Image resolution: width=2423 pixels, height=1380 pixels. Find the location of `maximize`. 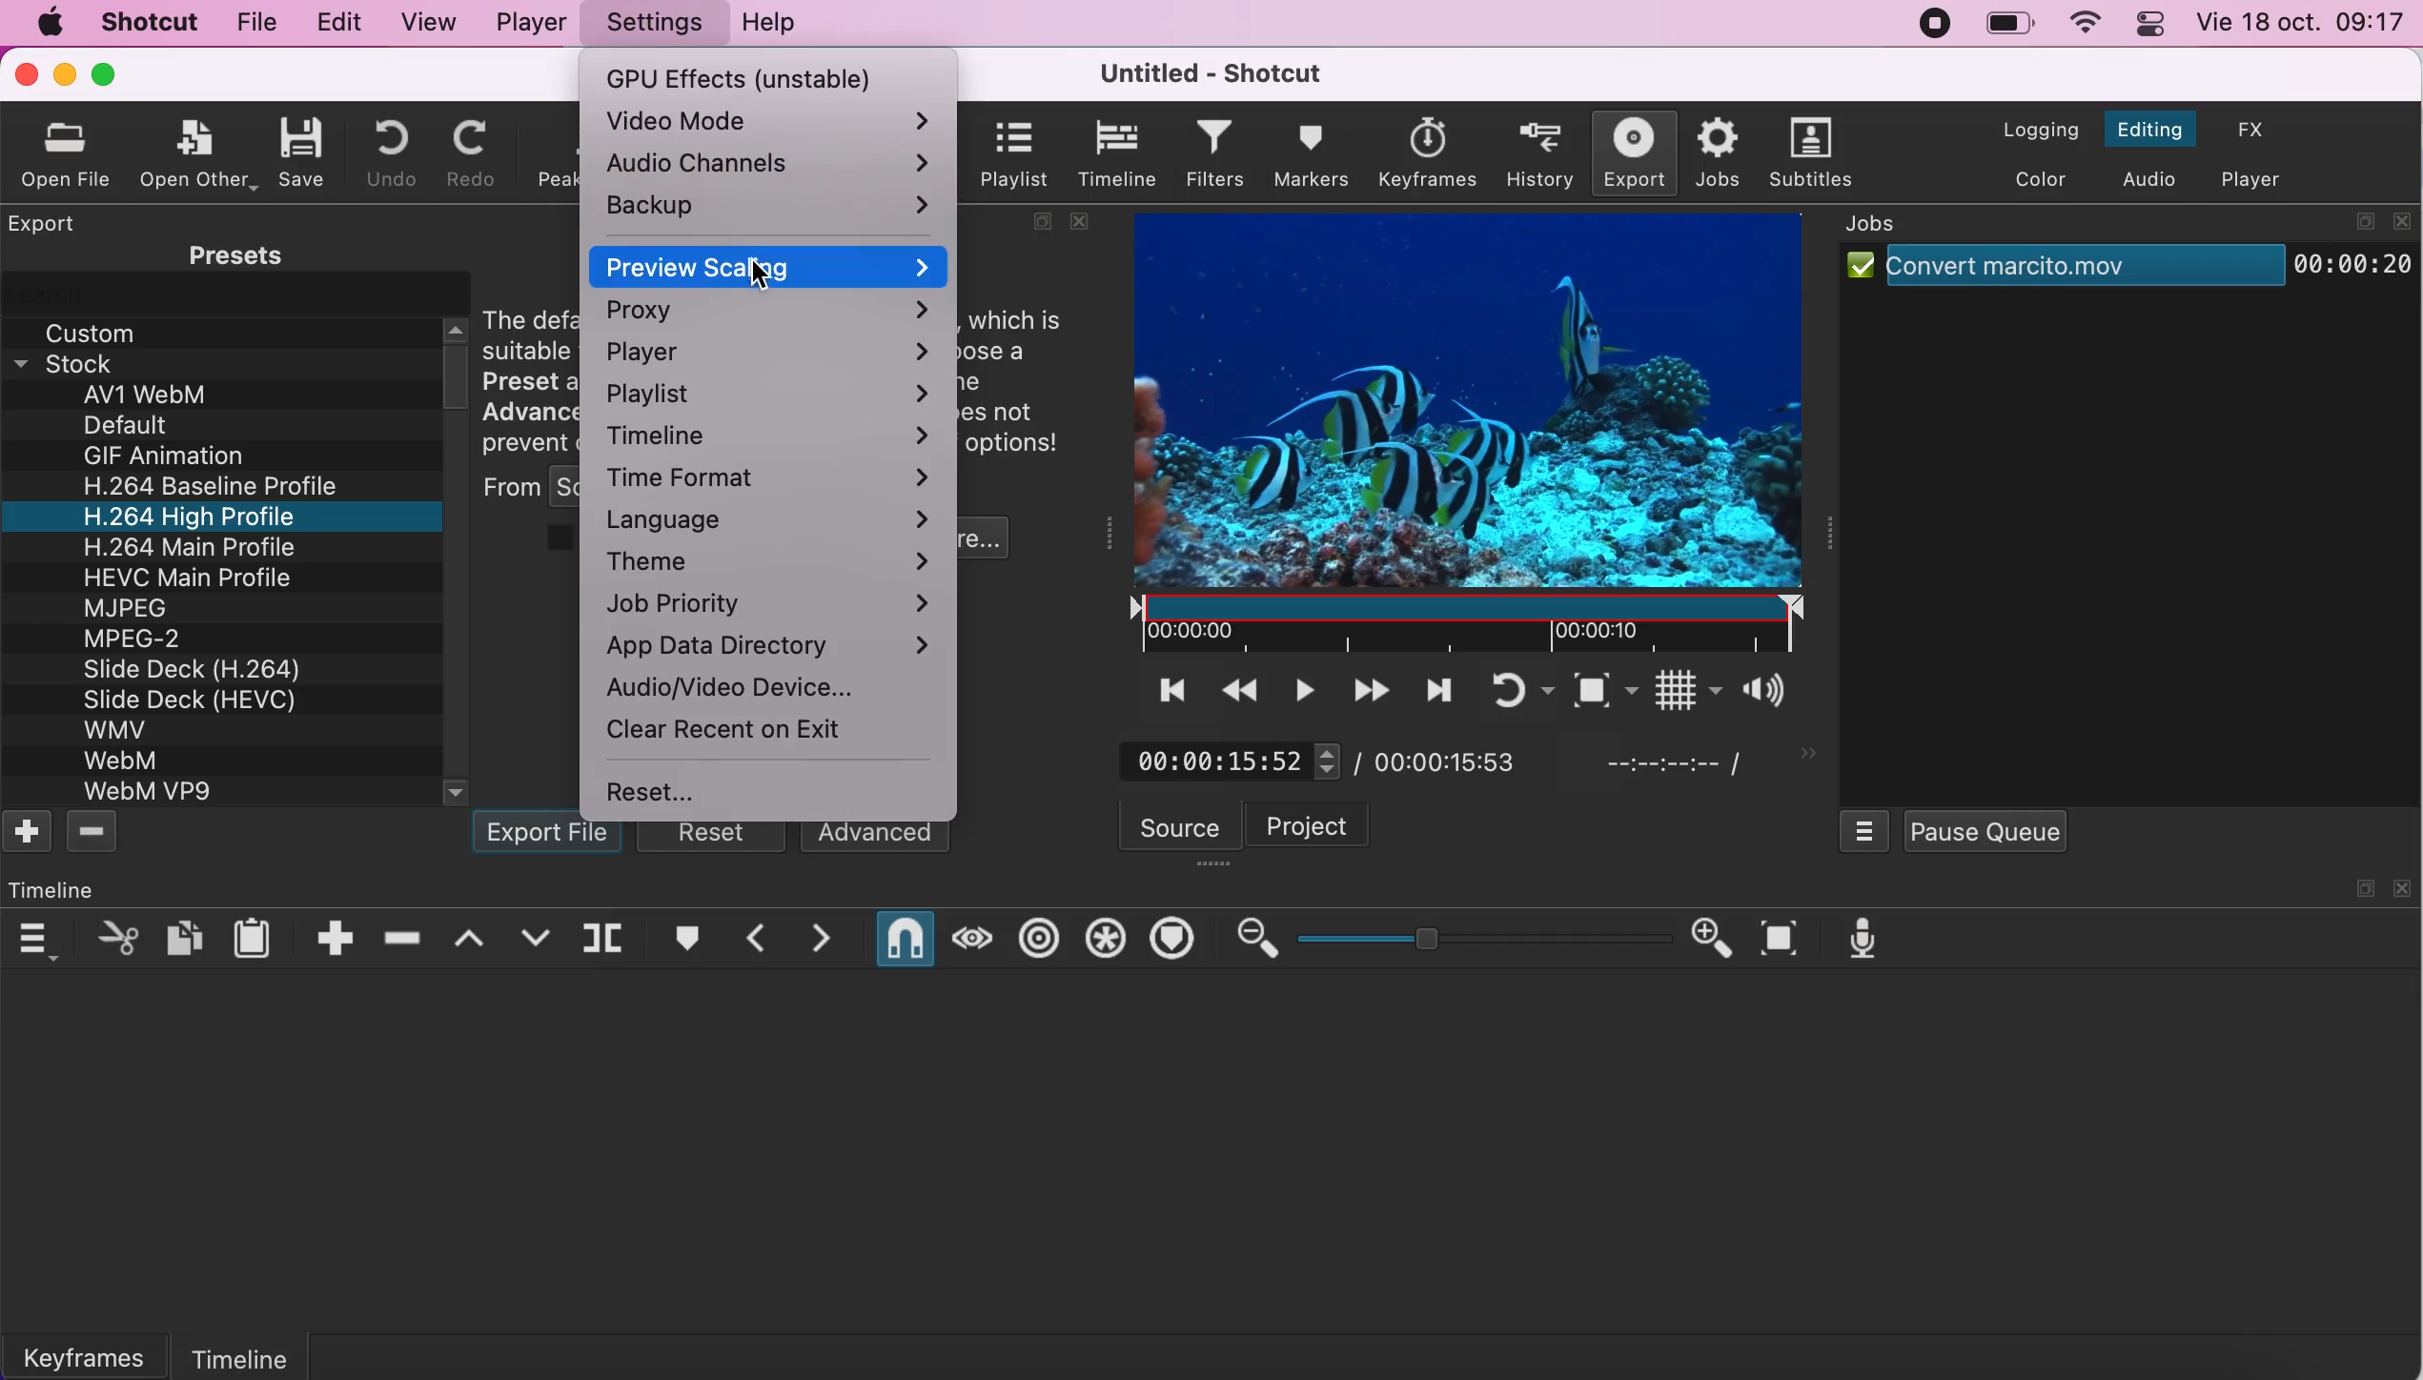

maximize is located at coordinates (2361, 889).